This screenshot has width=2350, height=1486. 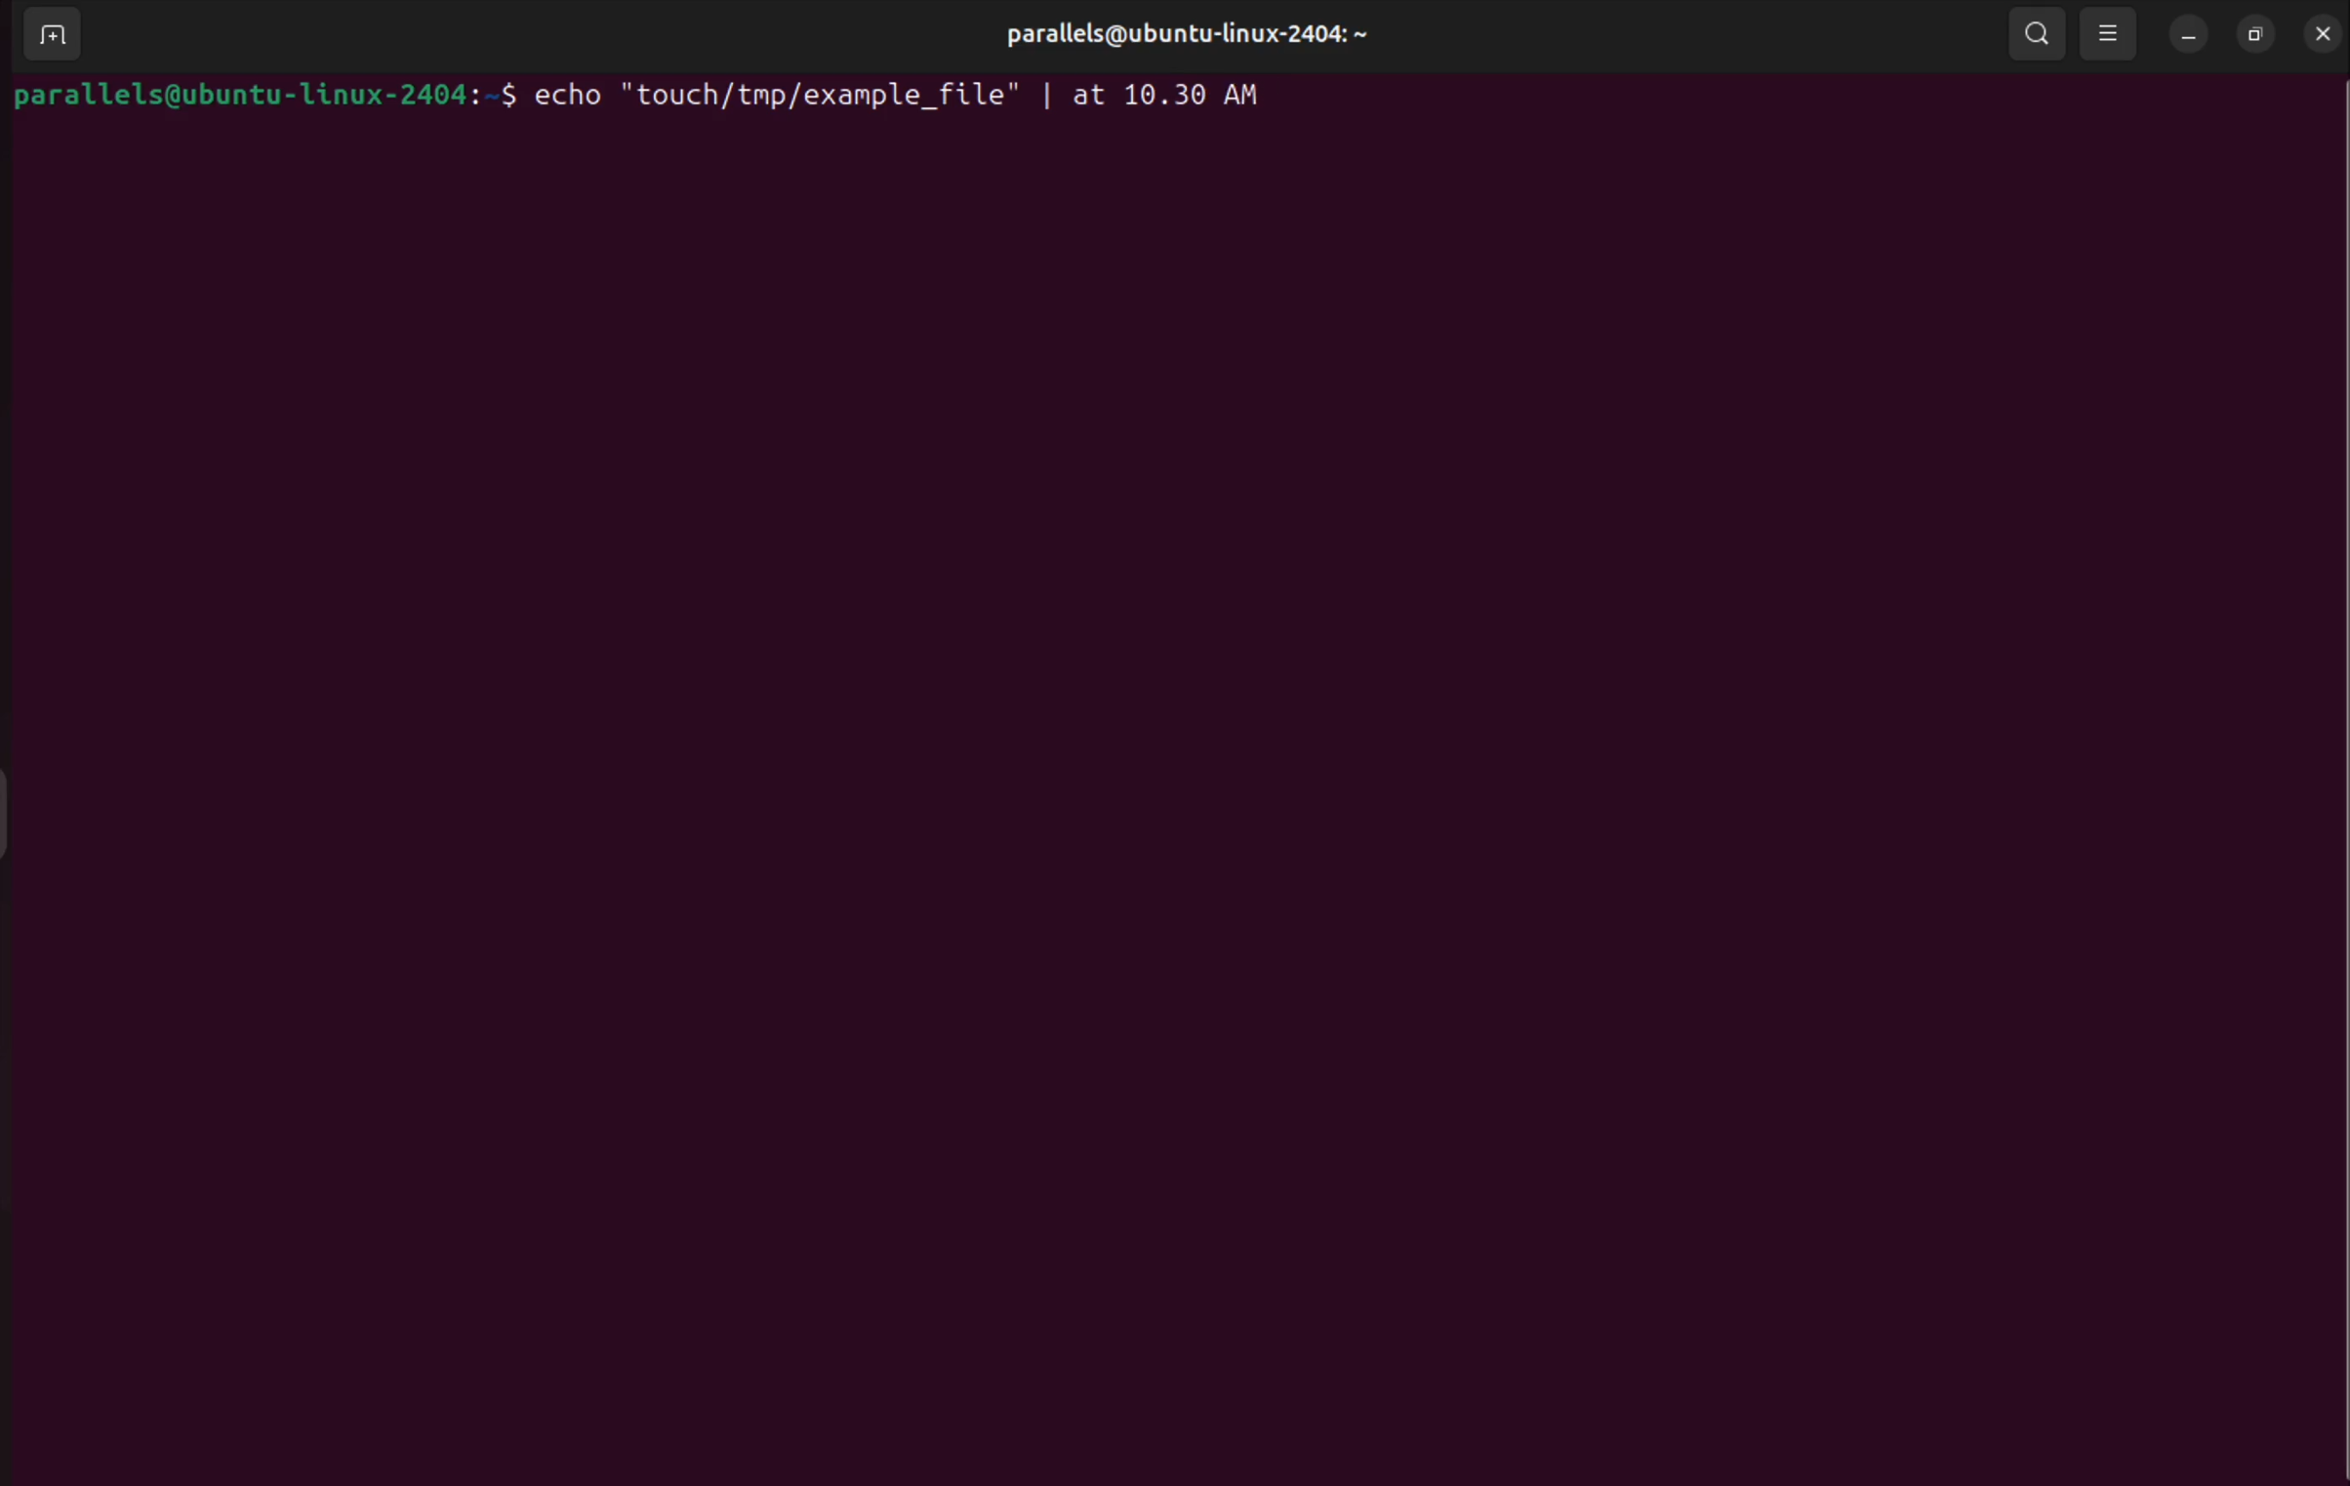 What do you see at coordinates (2038, 36) in the screenshot?
I see `search` at bounding box center [2038, 36].